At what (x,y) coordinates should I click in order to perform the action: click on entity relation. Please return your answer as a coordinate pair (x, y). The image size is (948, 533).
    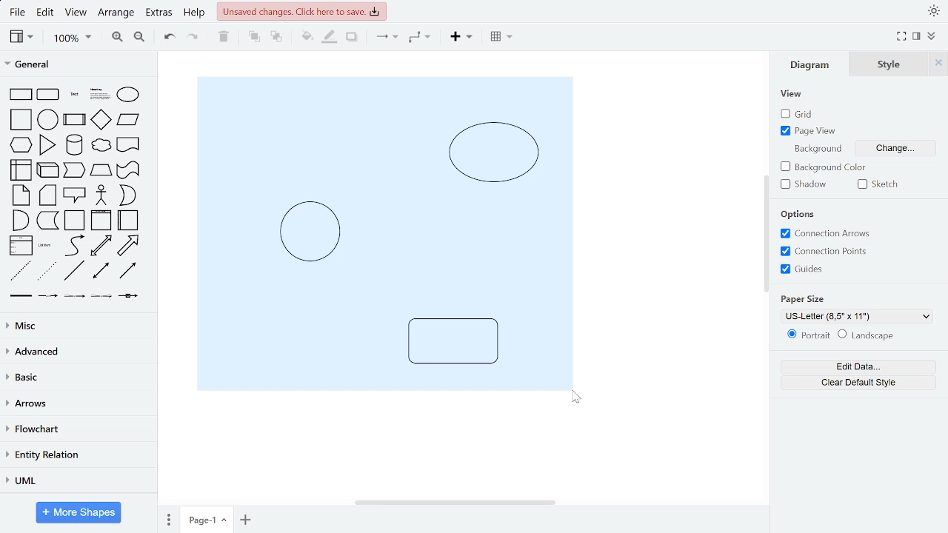
    Looking at the image, I should click on (76, 455).